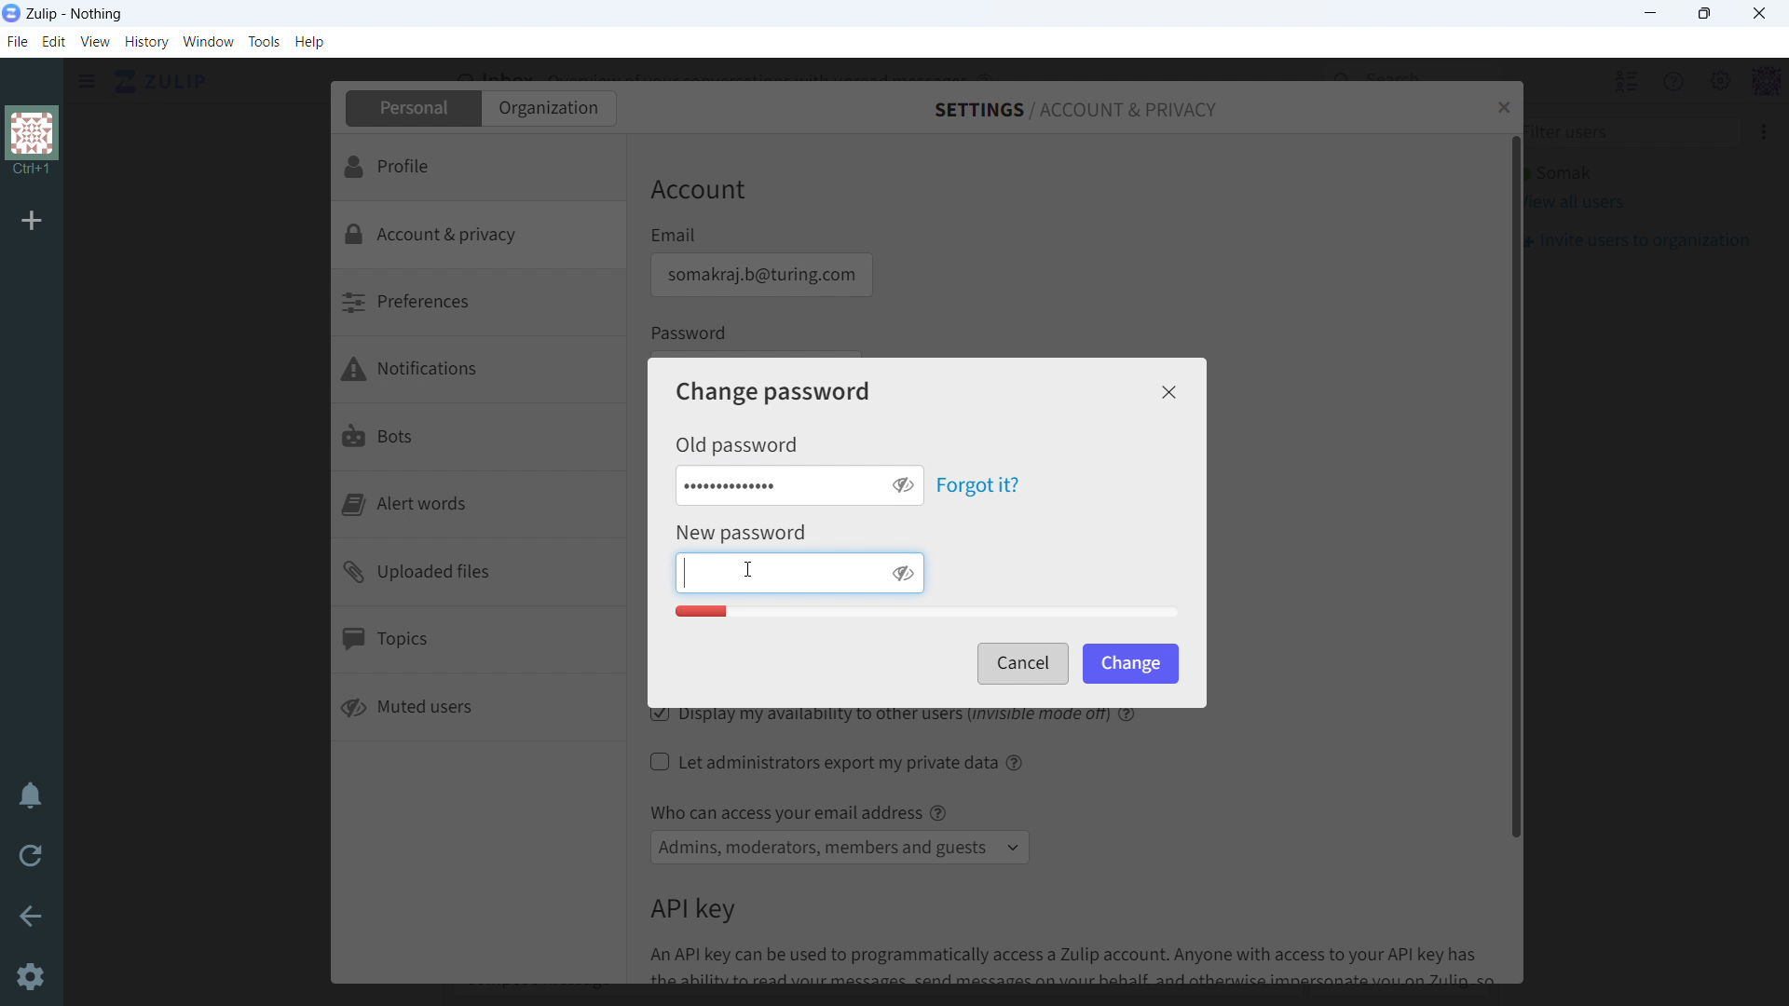 The image size is (1789, 1006). What do you see at coordinates (477, 167) in the screenshot?
I see `profile` at bounding box center [477, 167].